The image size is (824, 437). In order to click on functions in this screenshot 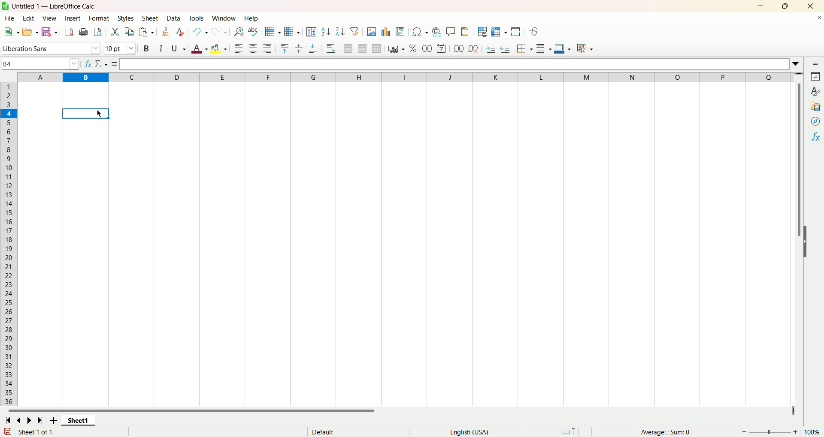, I will do `click(817, 136)`.